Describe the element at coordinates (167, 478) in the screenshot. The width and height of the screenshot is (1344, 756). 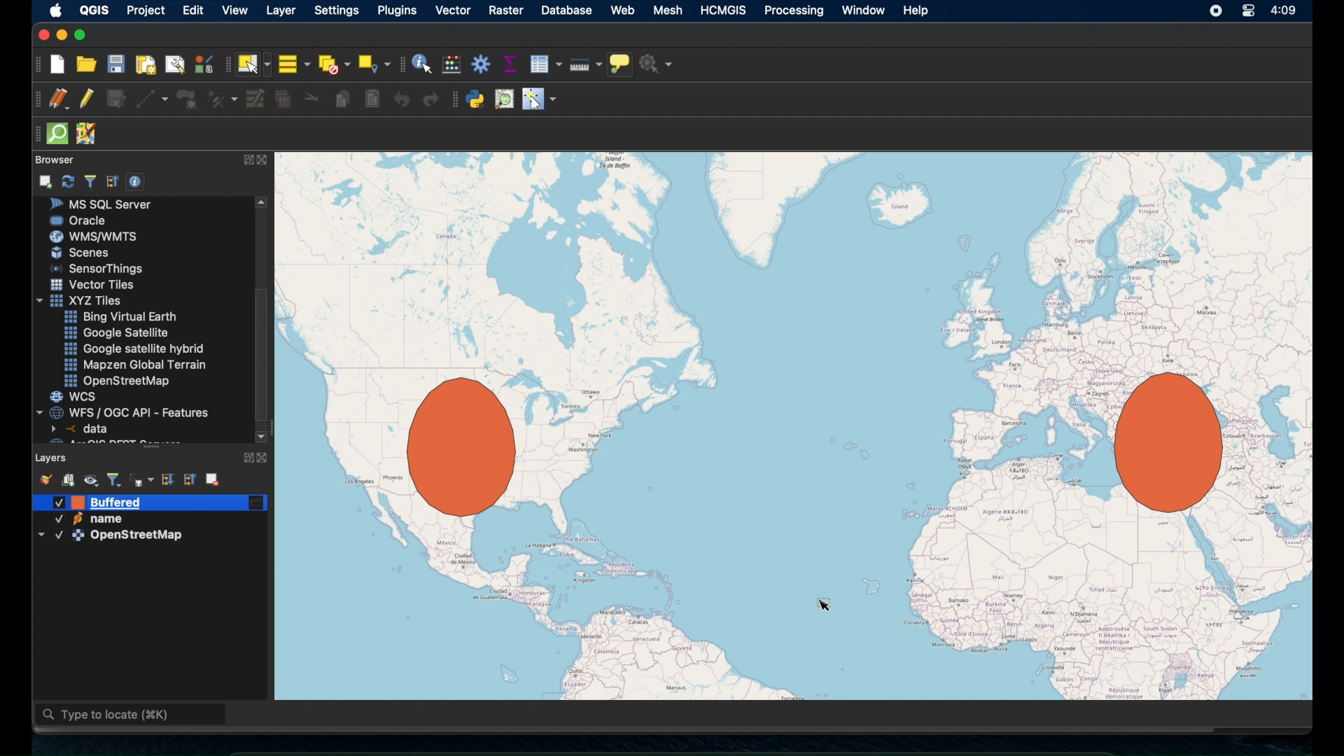
I see `expand all` at that location.